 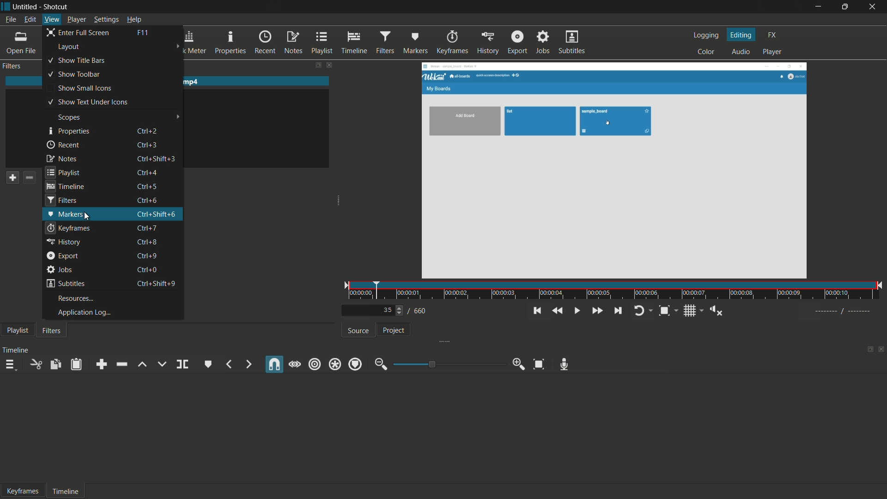 I want to click on scrub while dragging, so click(x=295, y=365).